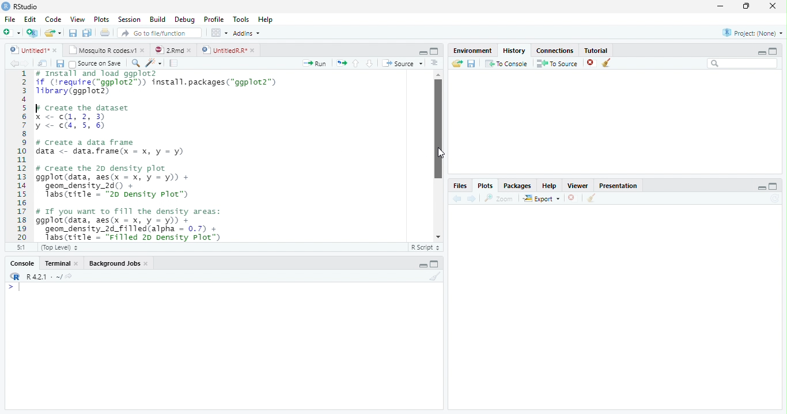  Describe the element at coordinates (369, 63) in the screenshot. I see `down` at that location.